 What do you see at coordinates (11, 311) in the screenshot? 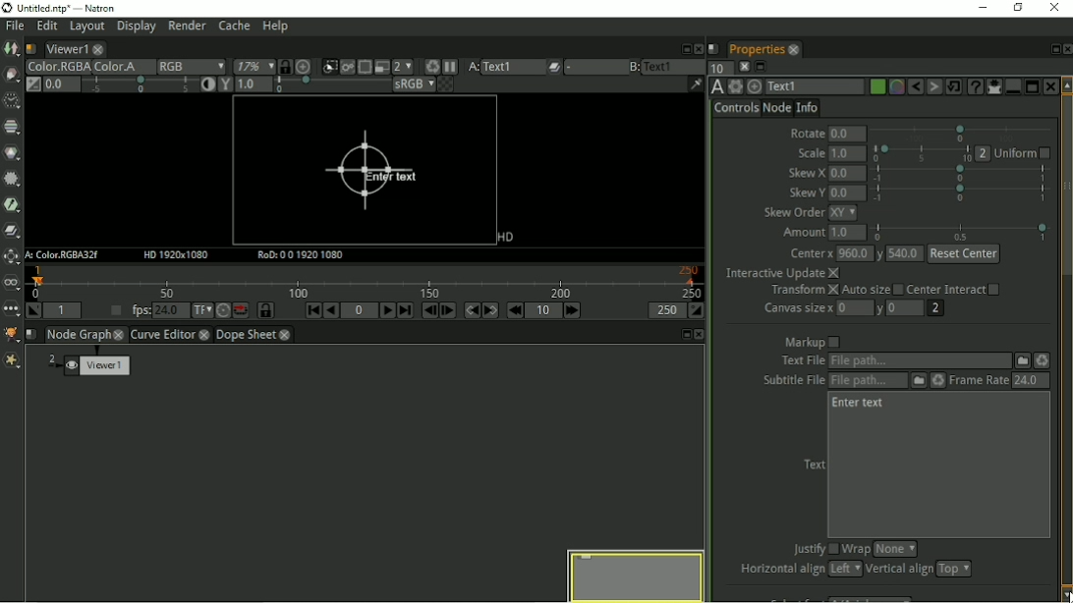
I see `Other` at bounding box center [11, 311].